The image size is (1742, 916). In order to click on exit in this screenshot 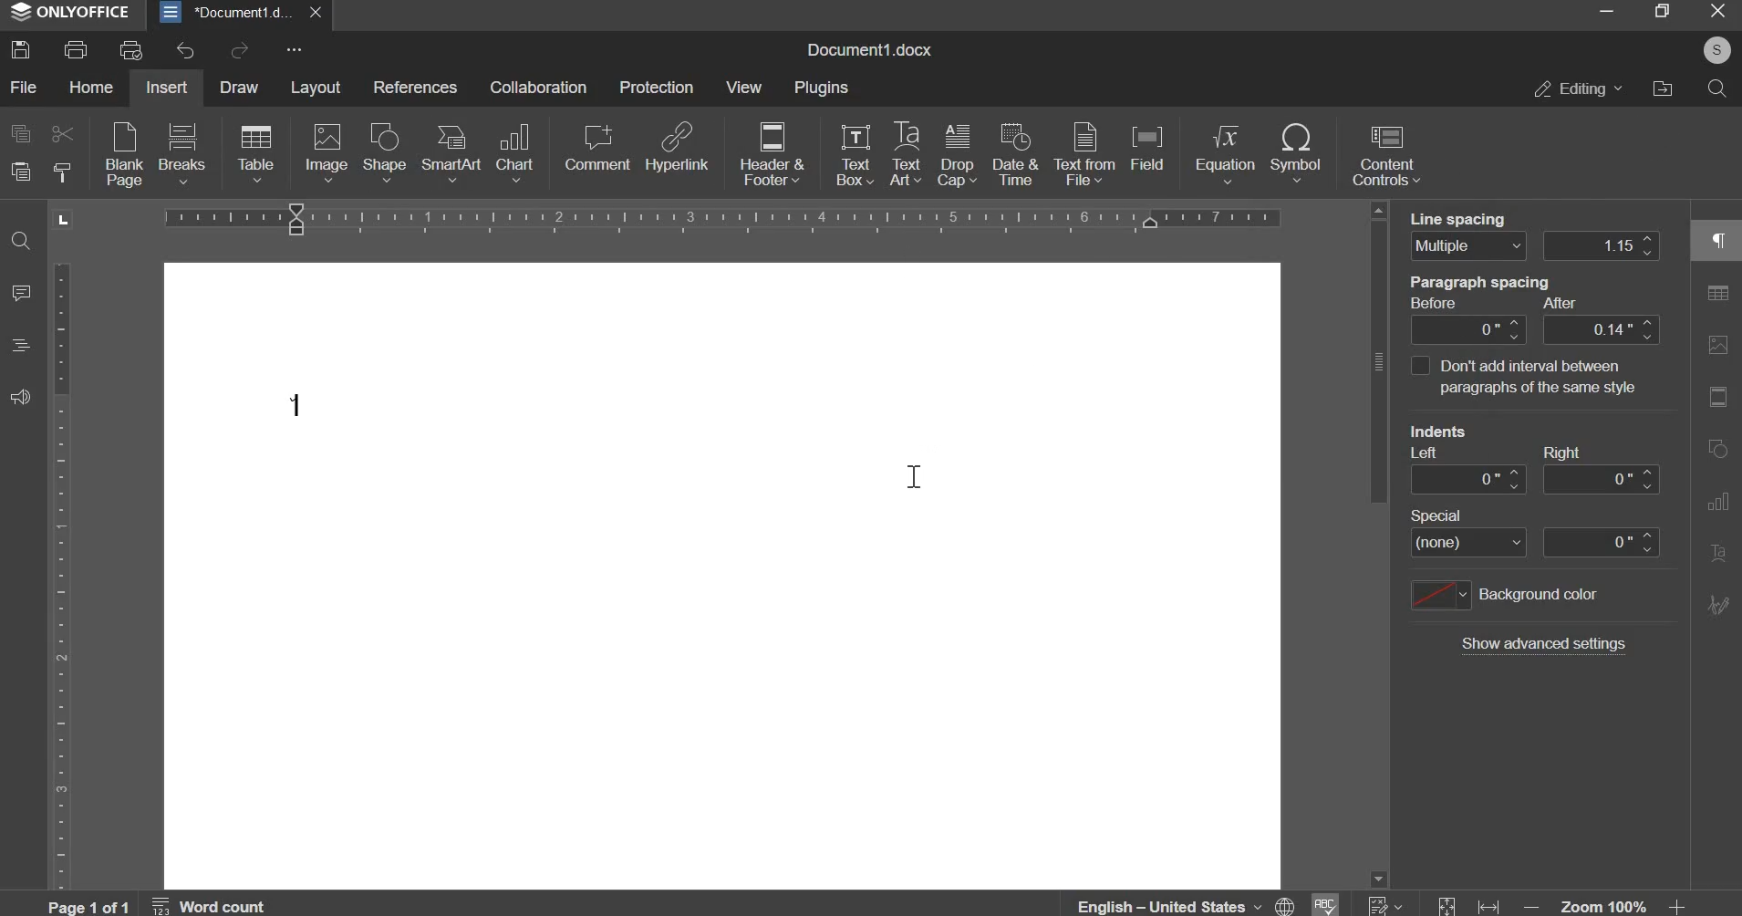, I will do `click(314, 11)`.